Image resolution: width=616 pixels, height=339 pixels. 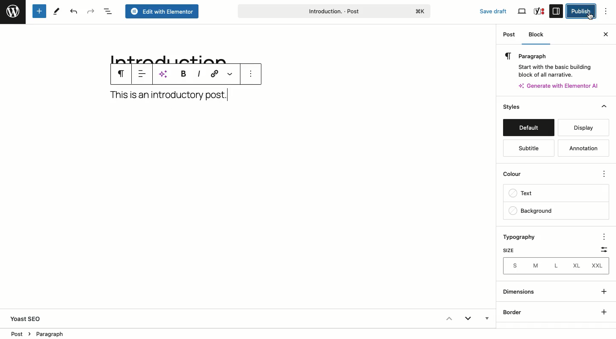 What do you see at coordinates (38, 12) in the screenshot?
I see `Add new block` at bounding box center [38, 12].